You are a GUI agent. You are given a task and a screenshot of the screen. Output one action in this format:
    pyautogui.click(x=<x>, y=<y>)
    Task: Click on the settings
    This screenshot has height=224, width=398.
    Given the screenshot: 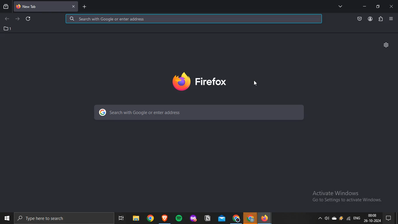 What is the action you would take?
    pyautogui.click(x=386, y=45)
    